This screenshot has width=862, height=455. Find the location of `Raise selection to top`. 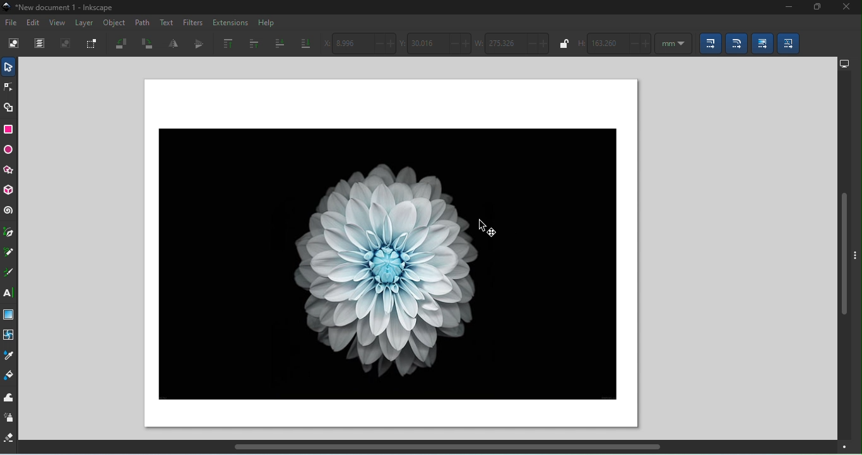

Raise selection to top is located at coordinates (225, 43).